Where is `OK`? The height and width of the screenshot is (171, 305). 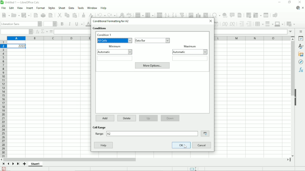 OK is located at coordinates (181, 145).